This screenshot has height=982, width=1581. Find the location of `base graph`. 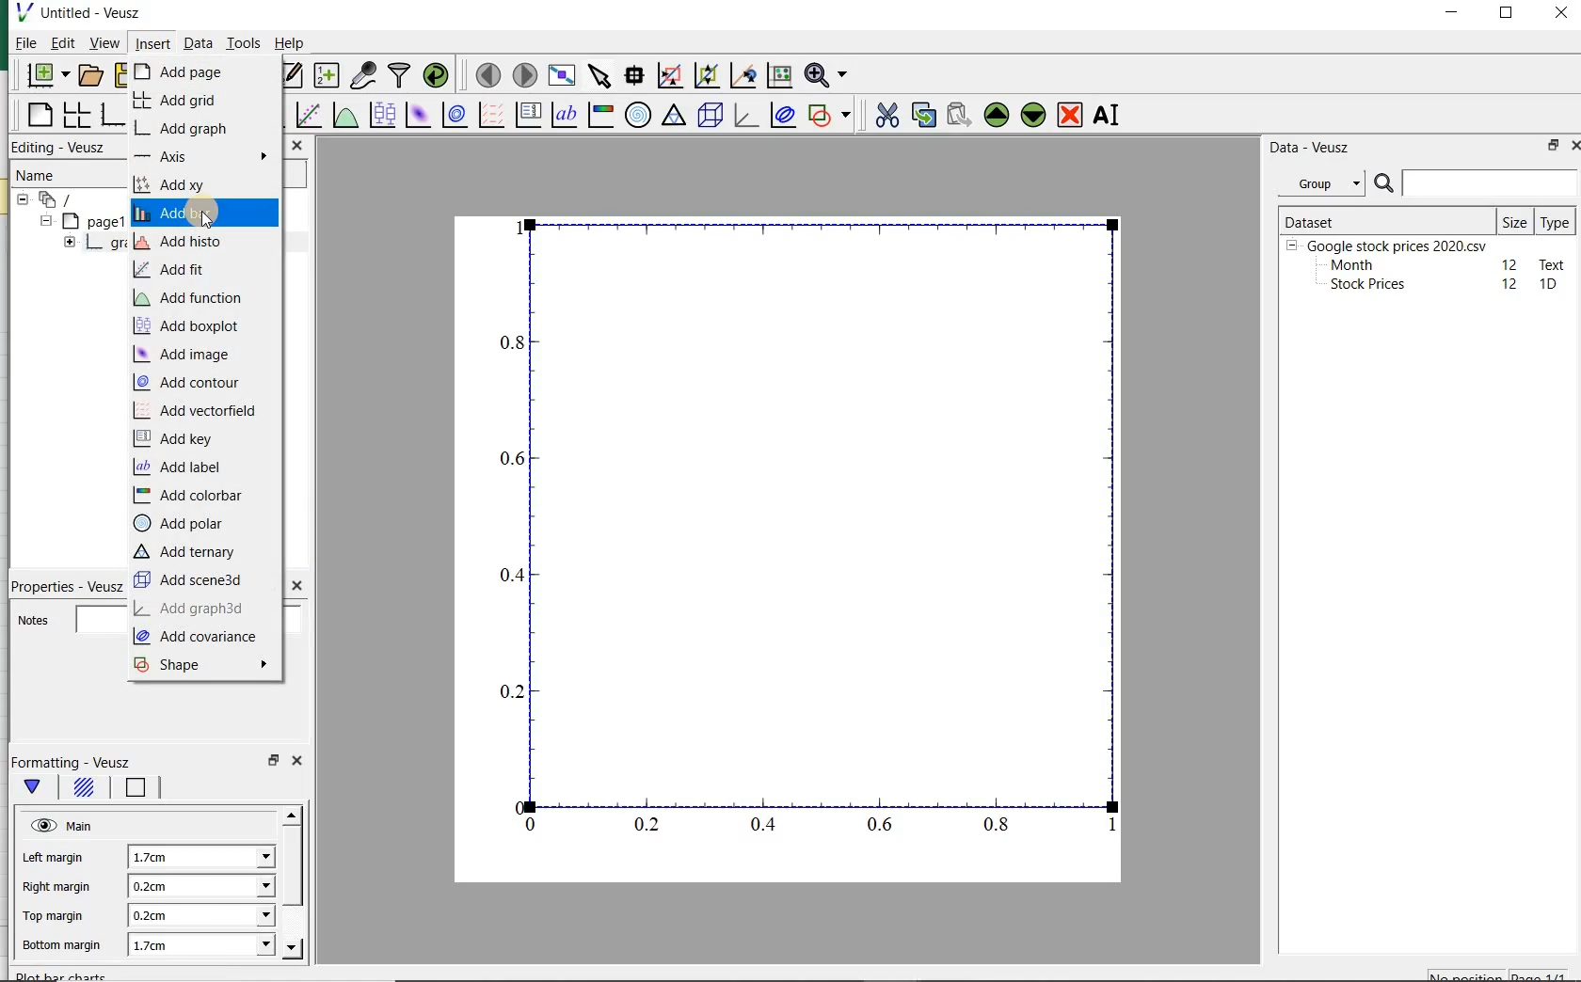

base graph is located at coordinates (112, 116).